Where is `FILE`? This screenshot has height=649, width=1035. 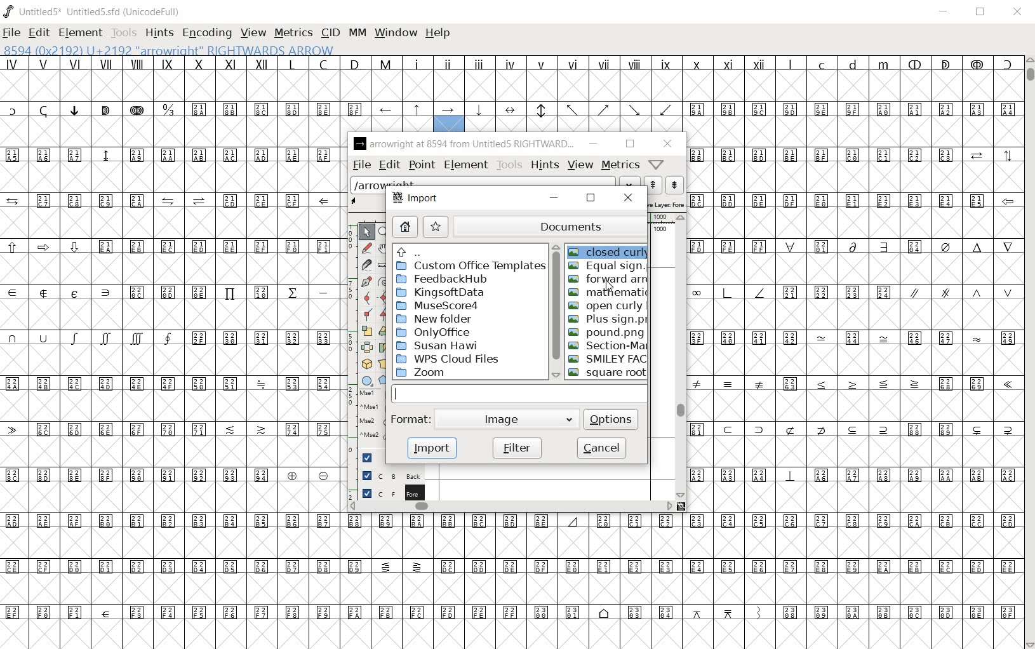 FILE is located at coordinates (12, 32).